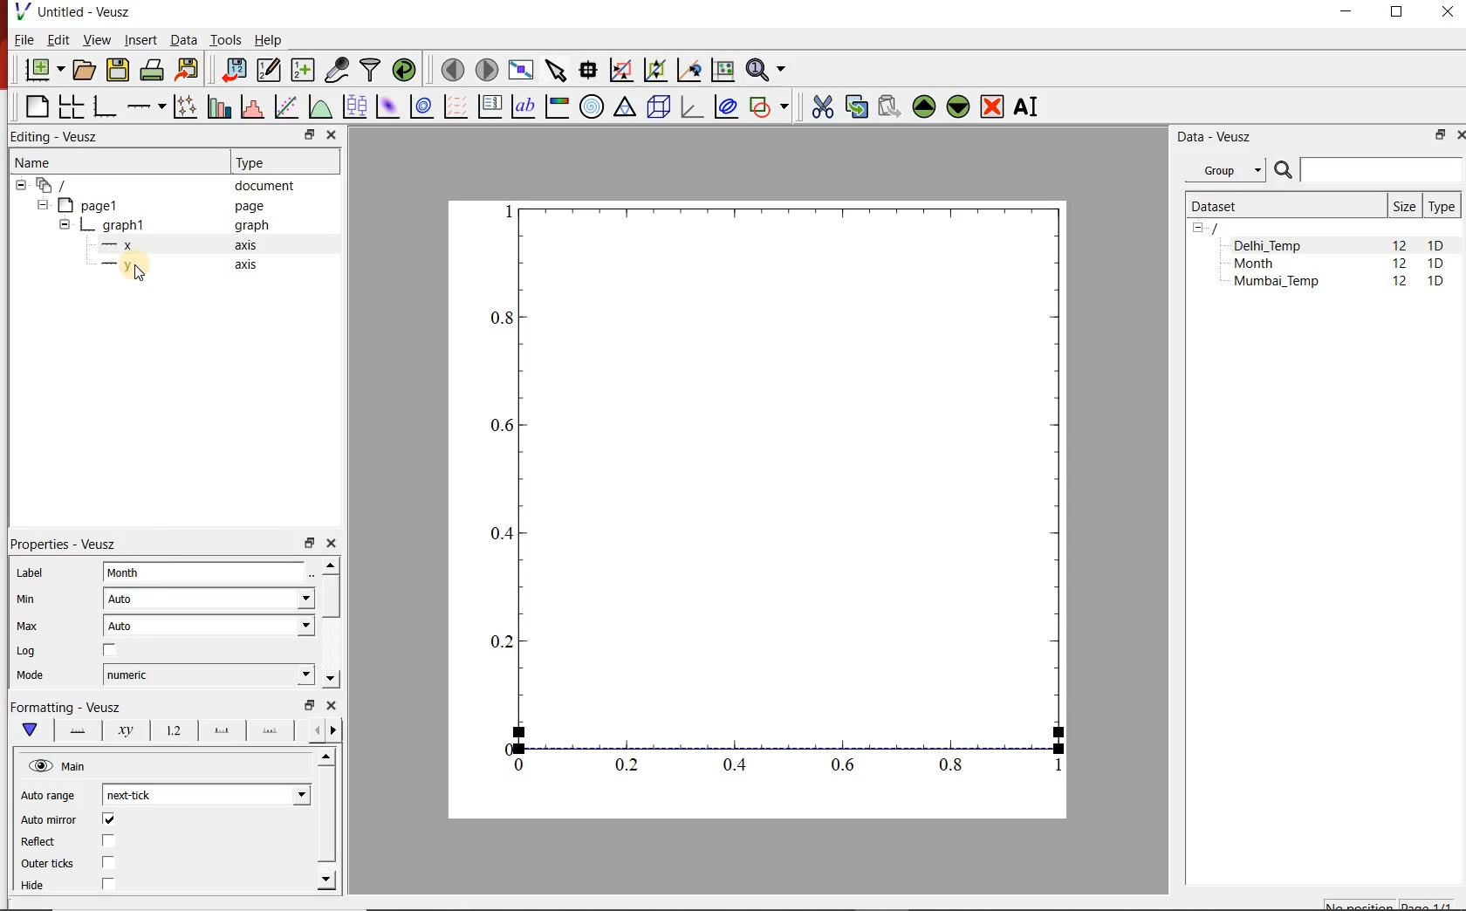 The width and height of the screenshot is (1466, 911). Describe the element at coordinates (83, 71) in the screenshot. I see `open a document` at that location.